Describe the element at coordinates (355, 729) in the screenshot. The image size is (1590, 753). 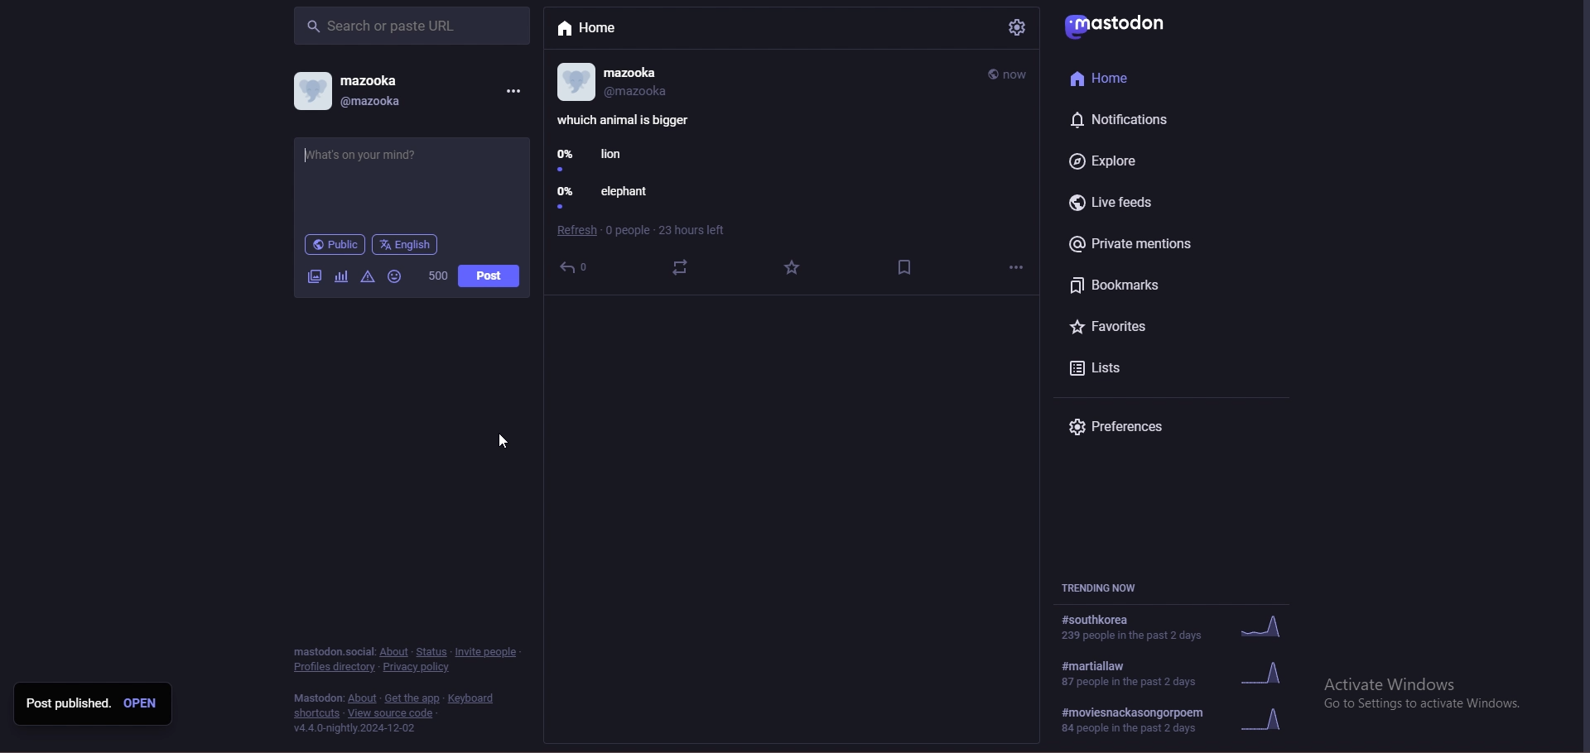
I see `v4.4.0-nightly.2024-12-02` at that location.